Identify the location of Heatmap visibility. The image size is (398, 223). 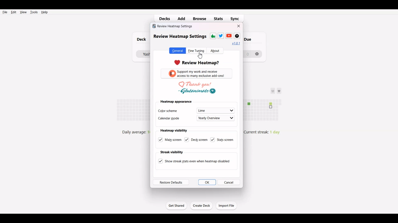
(174, 130).